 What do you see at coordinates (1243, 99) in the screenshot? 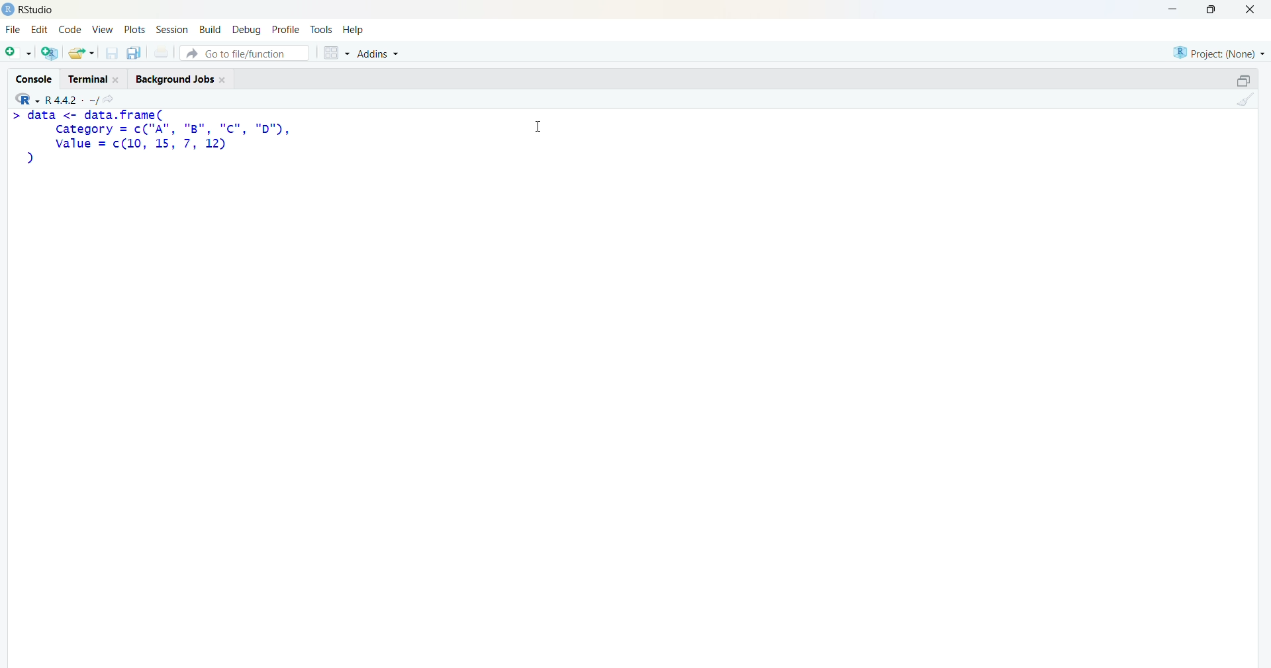
I see `clear console` at bounding box center [1243, 99].